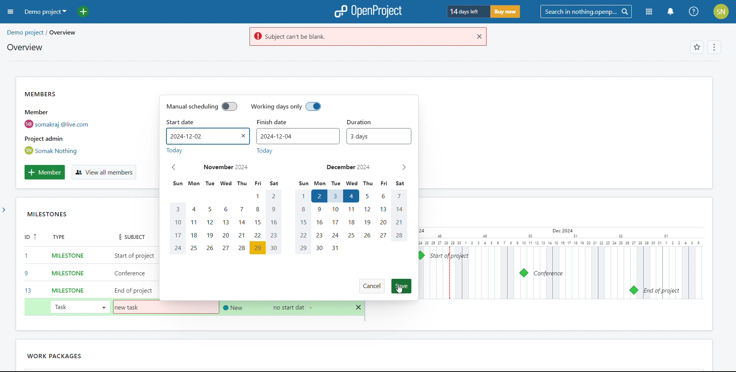 Image resolution: width=736 pixels, height=372 pixels. Describe the element at coordinates (227, 167) in the screenshot. I see `november 2024` at that location.